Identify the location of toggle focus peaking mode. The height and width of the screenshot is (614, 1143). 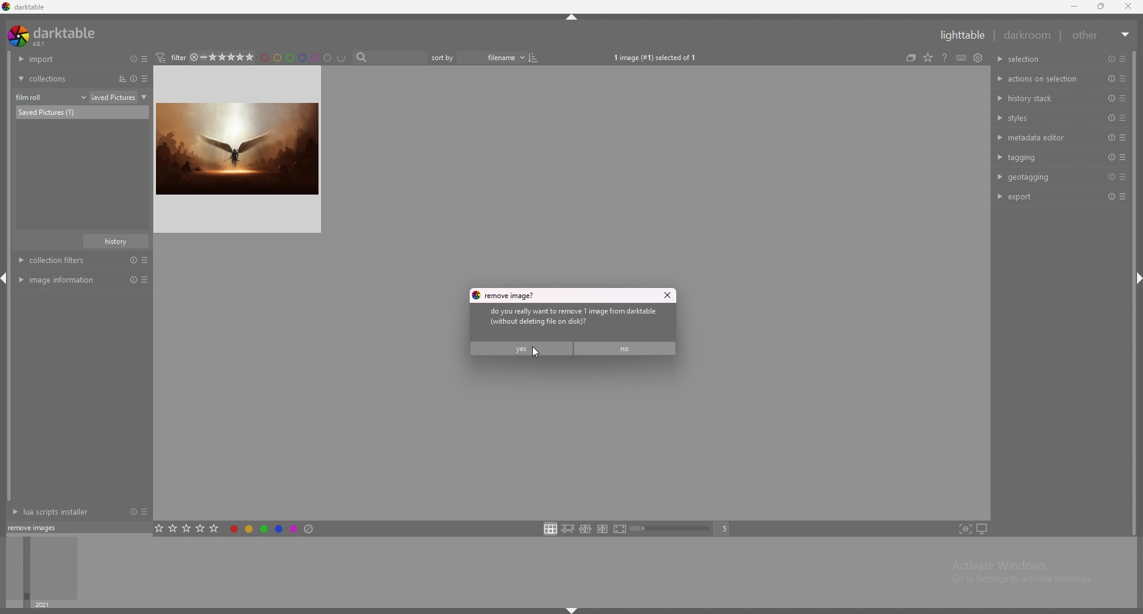
(965, 529).